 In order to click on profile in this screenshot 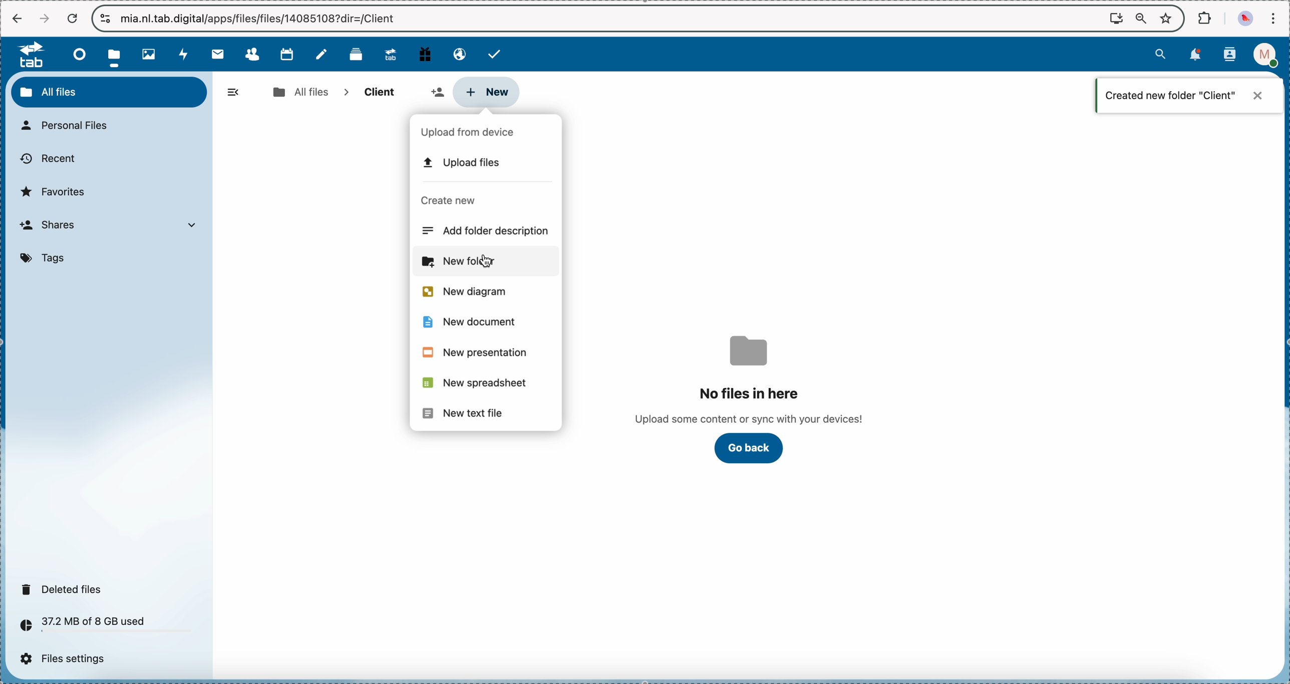, I will do `click(1268, 55)`.